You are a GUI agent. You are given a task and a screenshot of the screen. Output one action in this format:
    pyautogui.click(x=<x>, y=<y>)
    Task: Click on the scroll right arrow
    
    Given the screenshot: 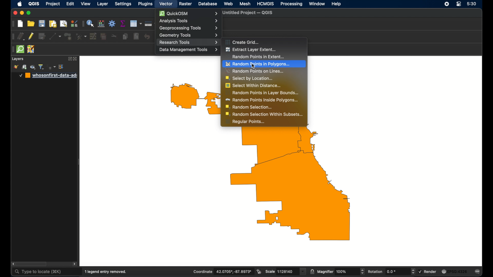 What is the action you would take?
    pyautogui.click(x=75, y=264)
    